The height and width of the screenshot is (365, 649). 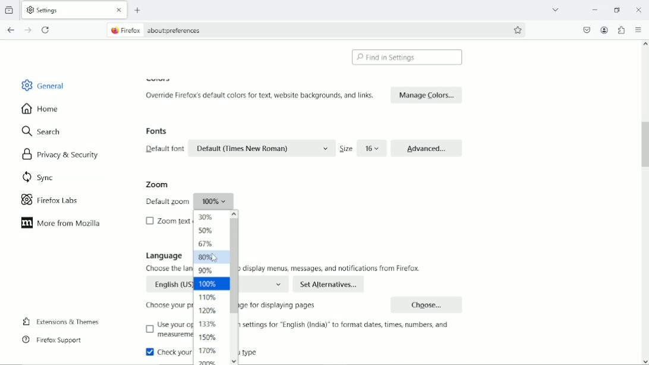 I want to click on minimize, so click(x=593, y=9).